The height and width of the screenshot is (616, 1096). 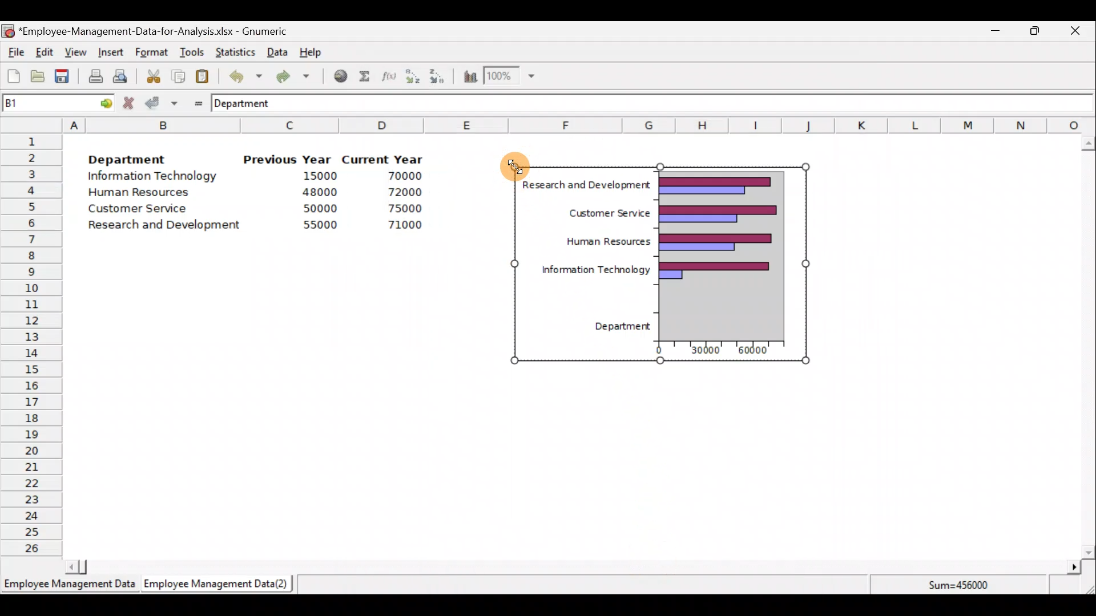 I want to click on Department, so click(x=127, y=156).